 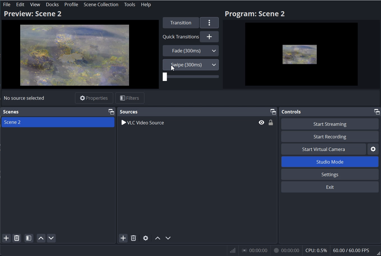 I want to click on Exit, so click(x=331, y=187).